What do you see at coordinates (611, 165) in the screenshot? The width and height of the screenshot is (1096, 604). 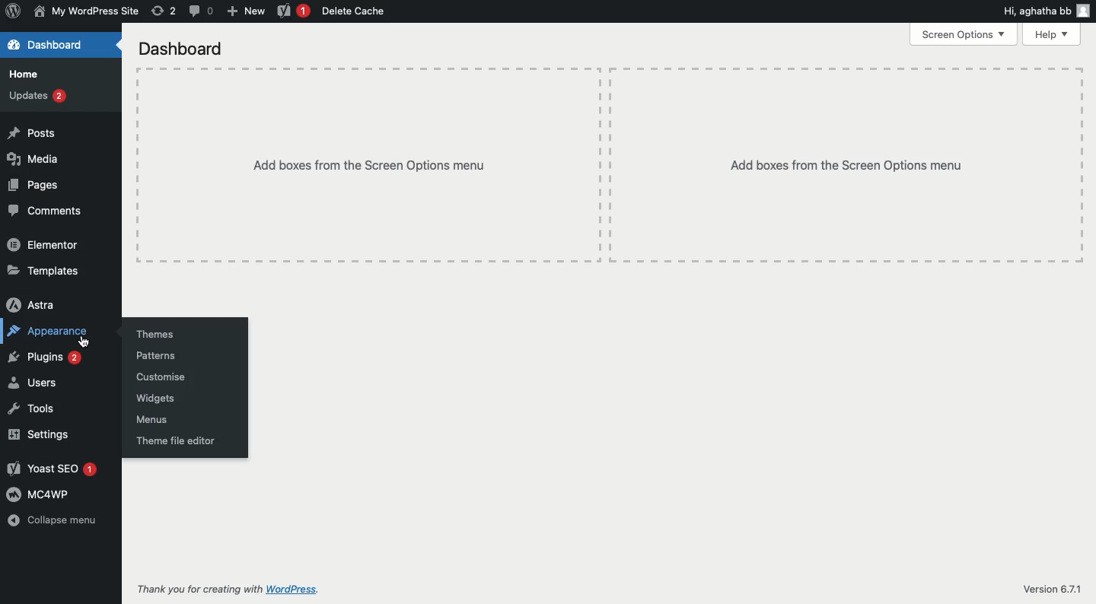 I see `Add boxes from the screen options menu` at bounding box center [611, 165].